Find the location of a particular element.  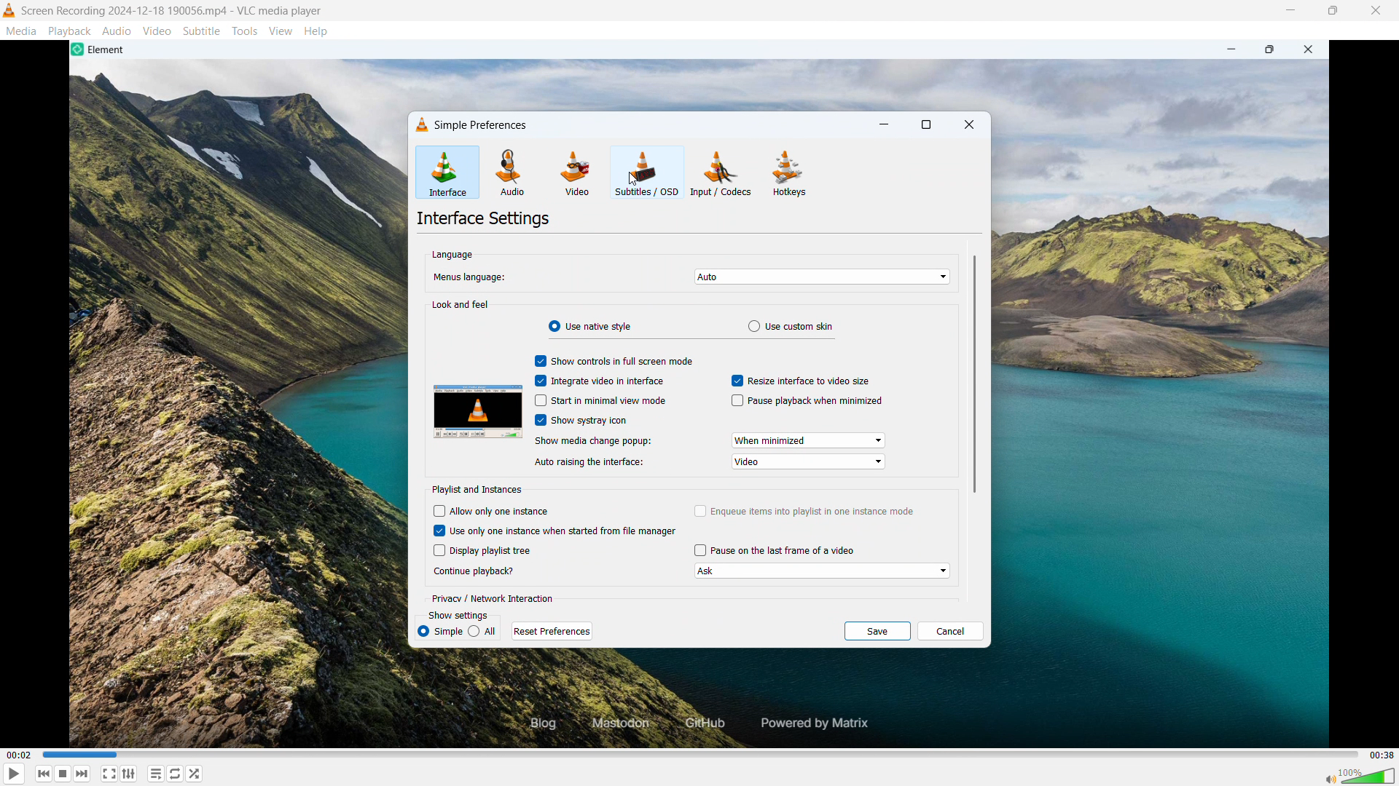

Subtitles or OSD  is located at coordinates (647, 172).